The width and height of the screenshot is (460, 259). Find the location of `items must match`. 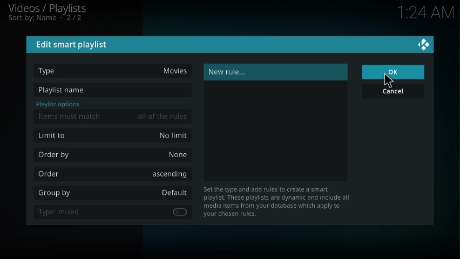

items must match is located at coordinates (71, 116).